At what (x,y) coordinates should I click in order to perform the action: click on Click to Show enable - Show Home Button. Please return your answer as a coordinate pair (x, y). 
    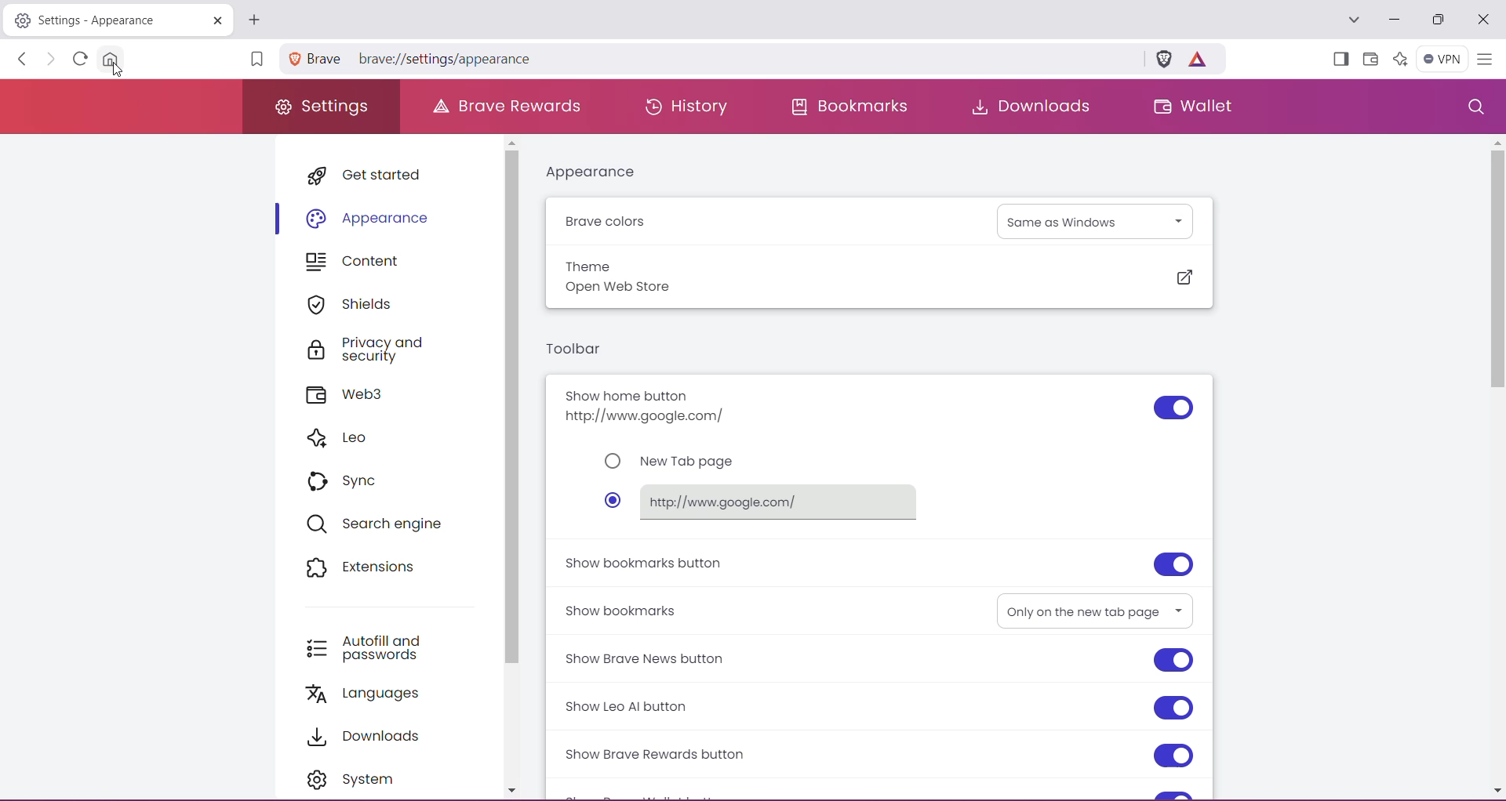
    Looking at the image, I should click on (1173, 408).